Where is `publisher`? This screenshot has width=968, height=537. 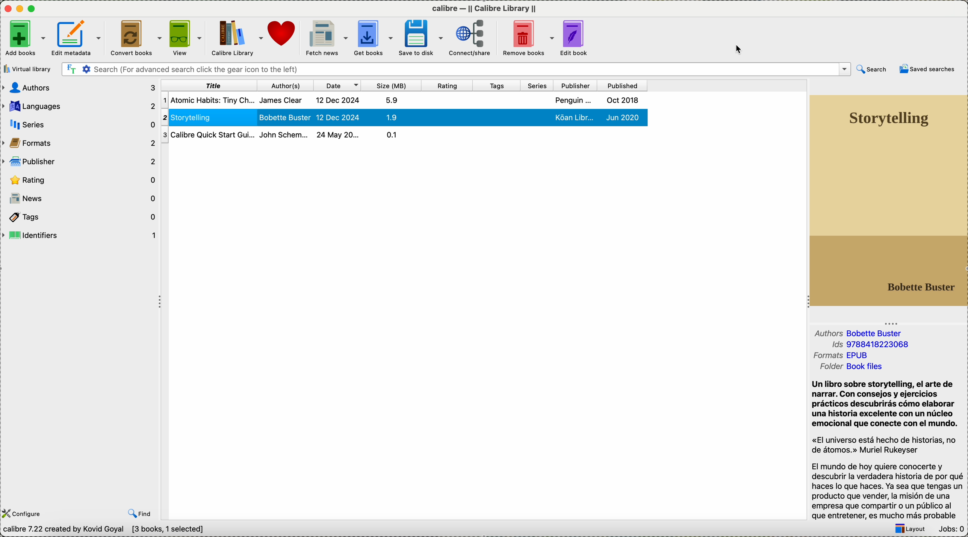
publisher is located at coordinates (81, 160).